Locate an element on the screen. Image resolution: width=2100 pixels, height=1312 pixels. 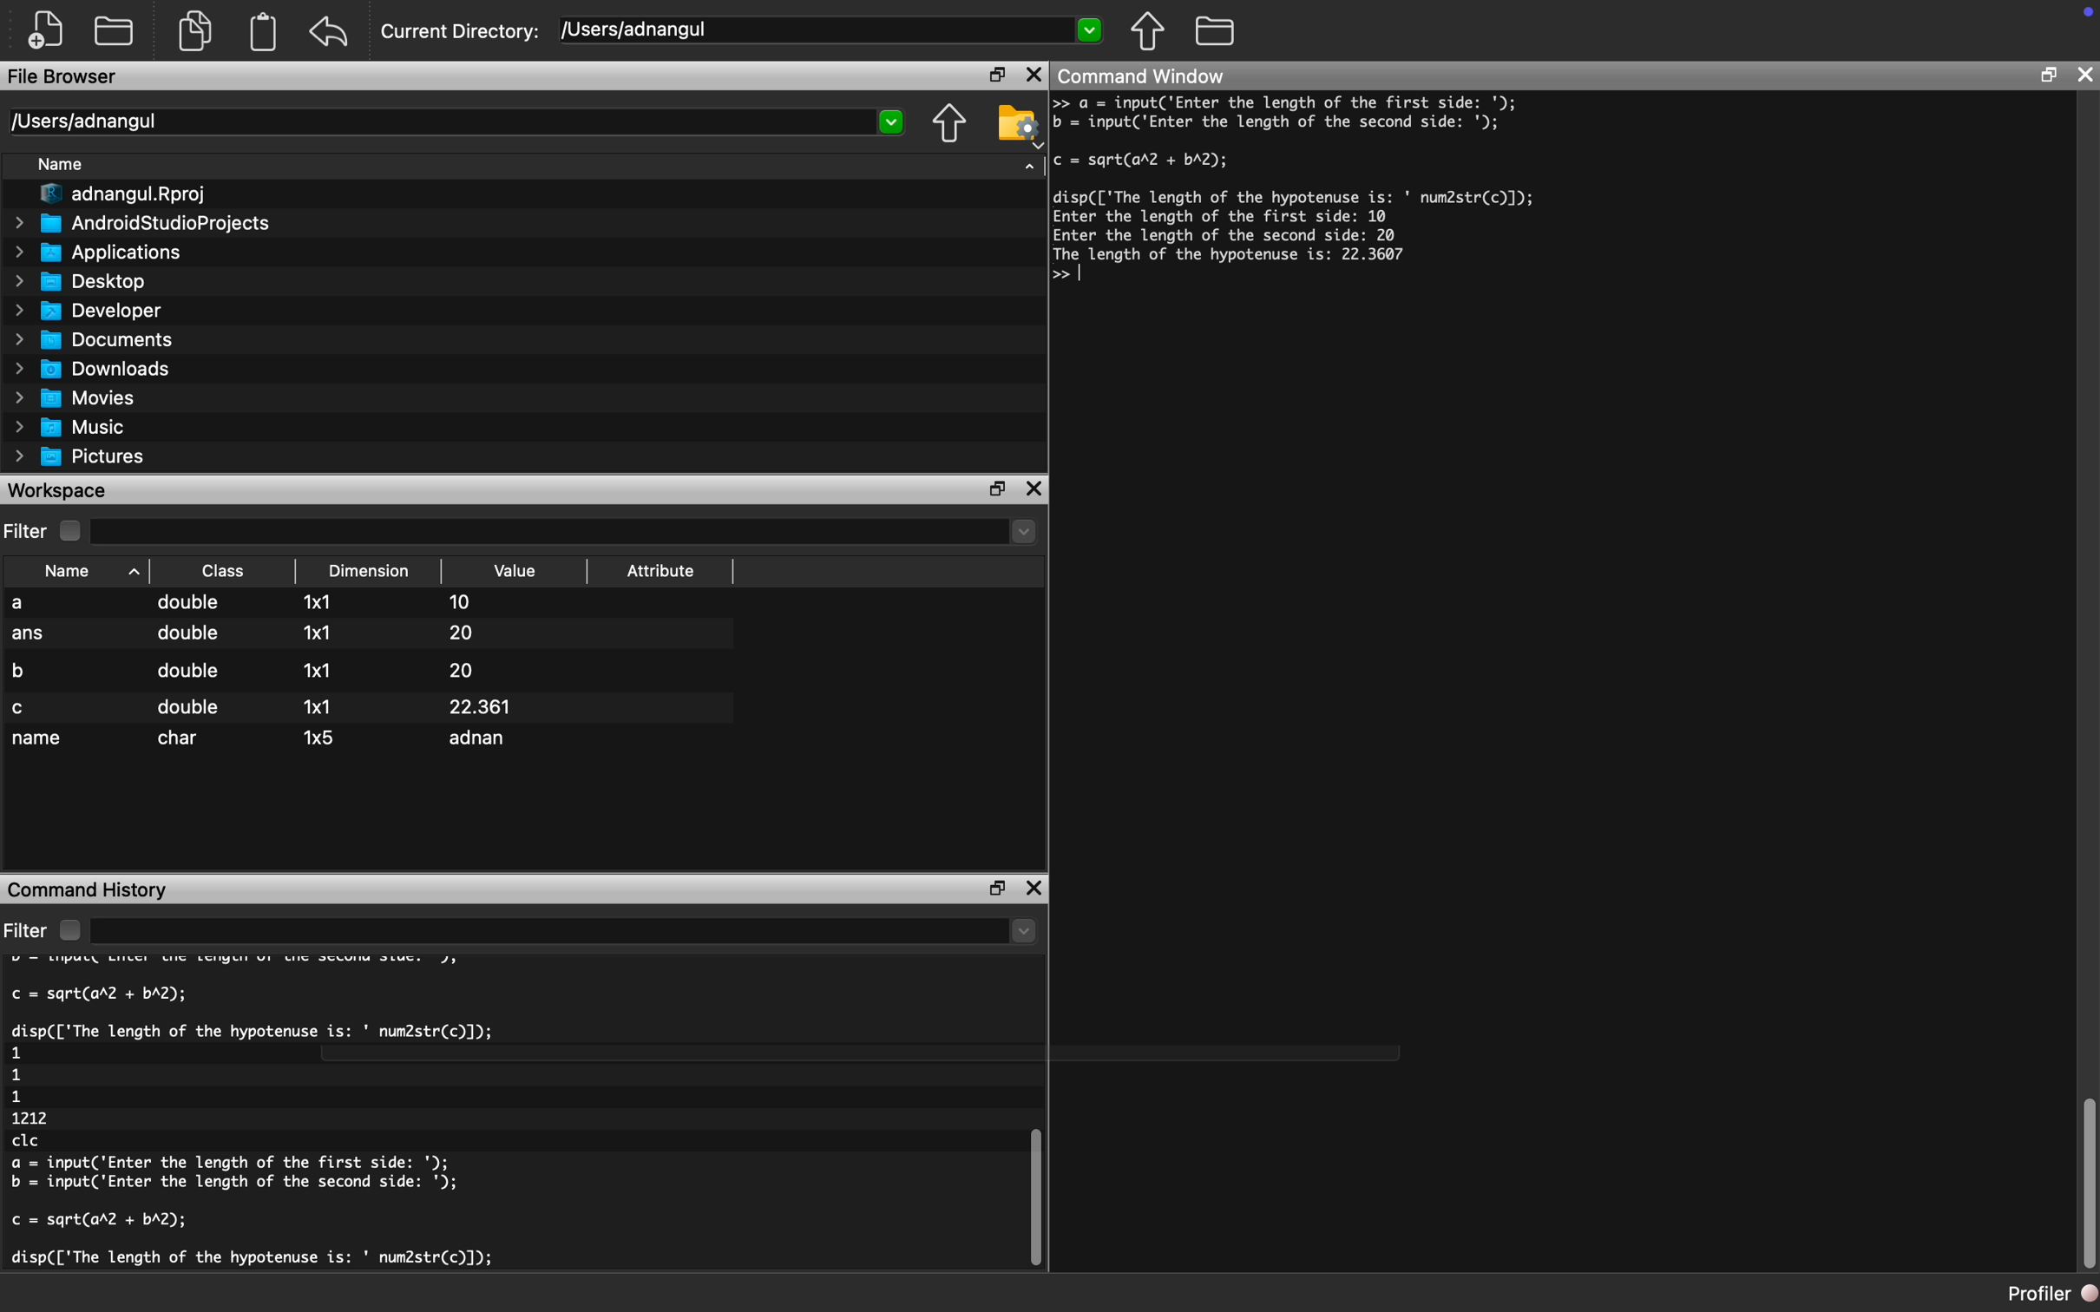
restore down is located at coordinates (990, 76).